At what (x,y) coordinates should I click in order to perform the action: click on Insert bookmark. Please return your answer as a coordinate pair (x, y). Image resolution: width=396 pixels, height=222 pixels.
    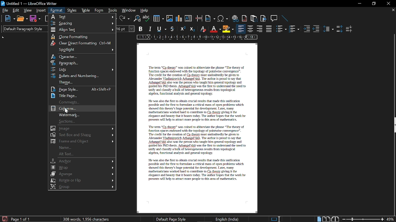
    Looking at the image, I should click on (264, 19).